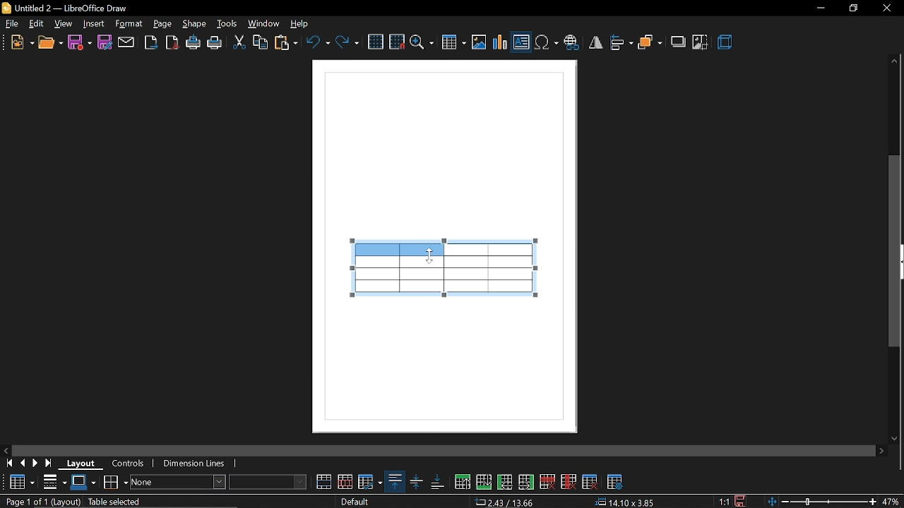  What do you see at coordinates (36, 463) in the screenshot?
I see `next page` at bounding box center [36, 463].